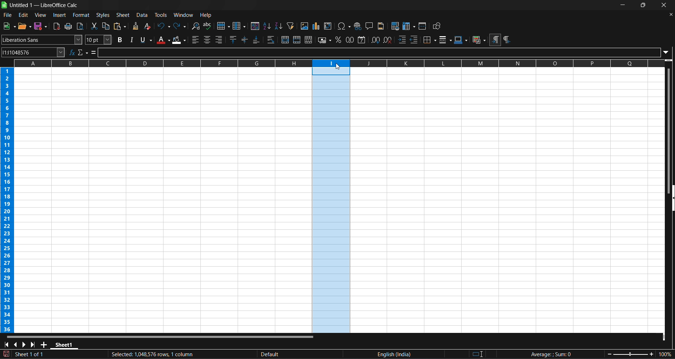 Image resolution: width=675 pixels, height=359 pixels. Describe the element at coordinates (286, 40) in the screenshot. I see `merge and center or unmerge cells depending on the toggle state` at that location.